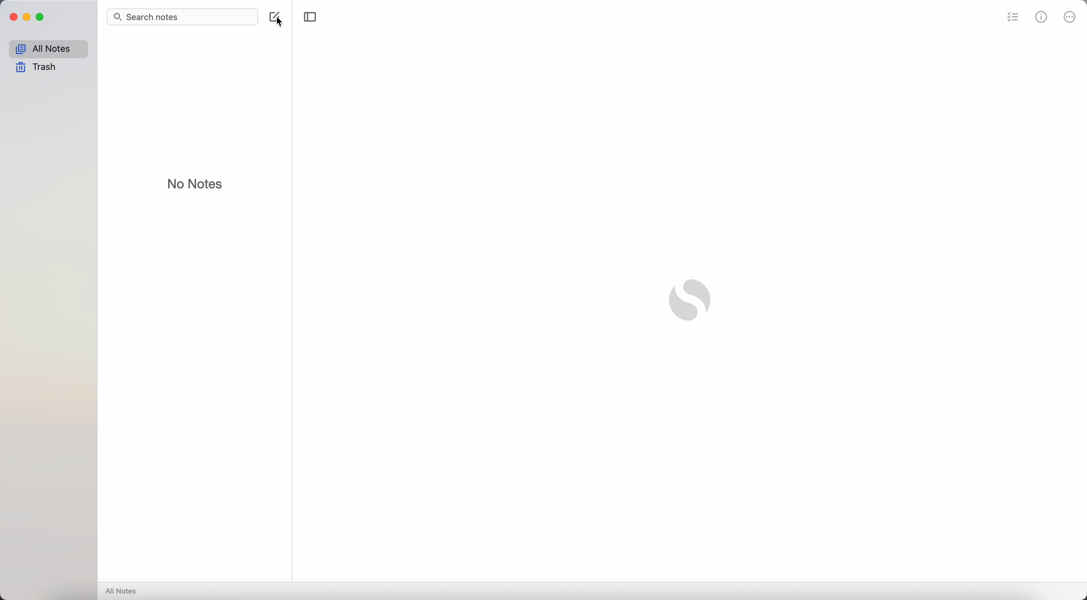  I want to click on maximize, so click(41, 17).